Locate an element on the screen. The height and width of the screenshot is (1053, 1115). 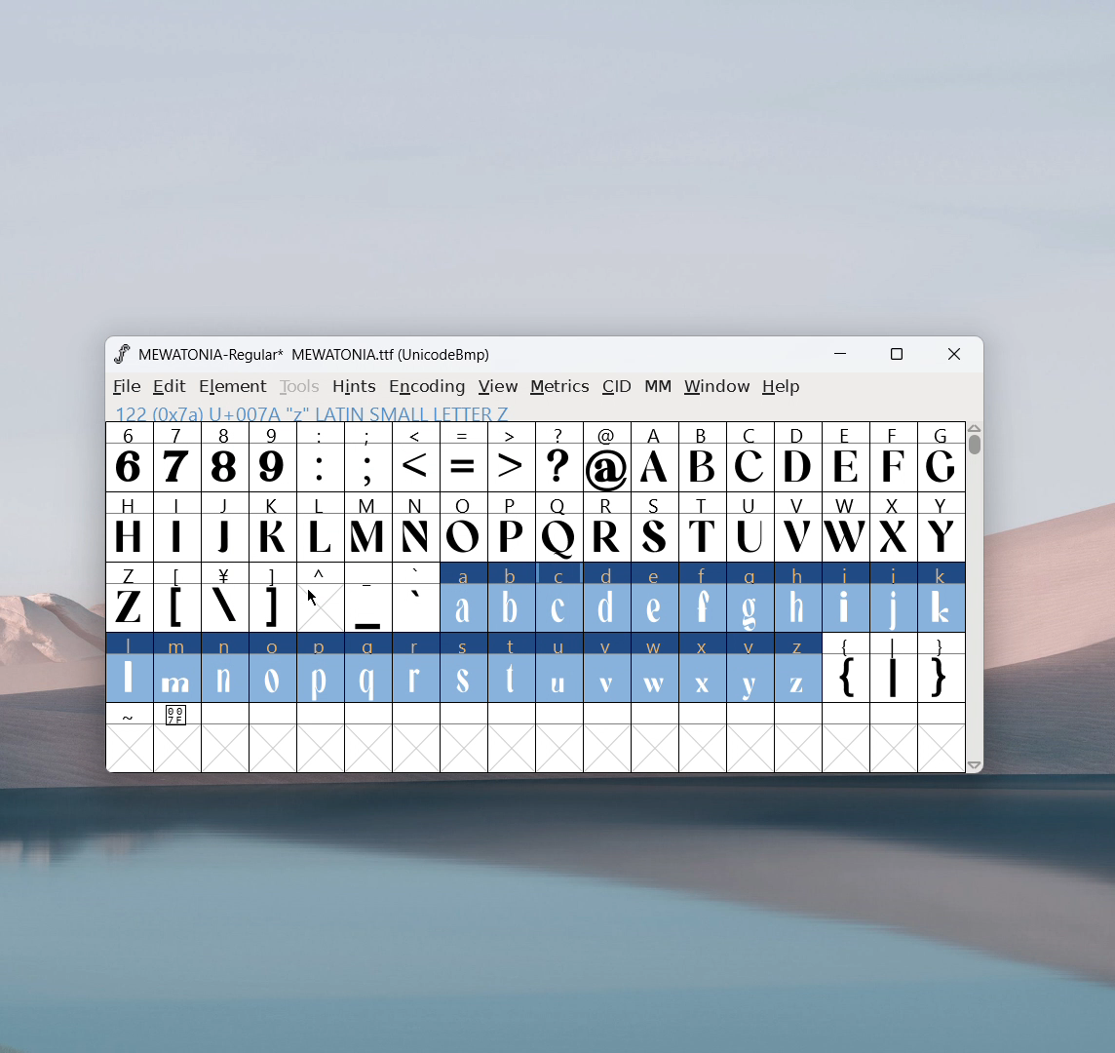
b is located at coordinates (512, 599).